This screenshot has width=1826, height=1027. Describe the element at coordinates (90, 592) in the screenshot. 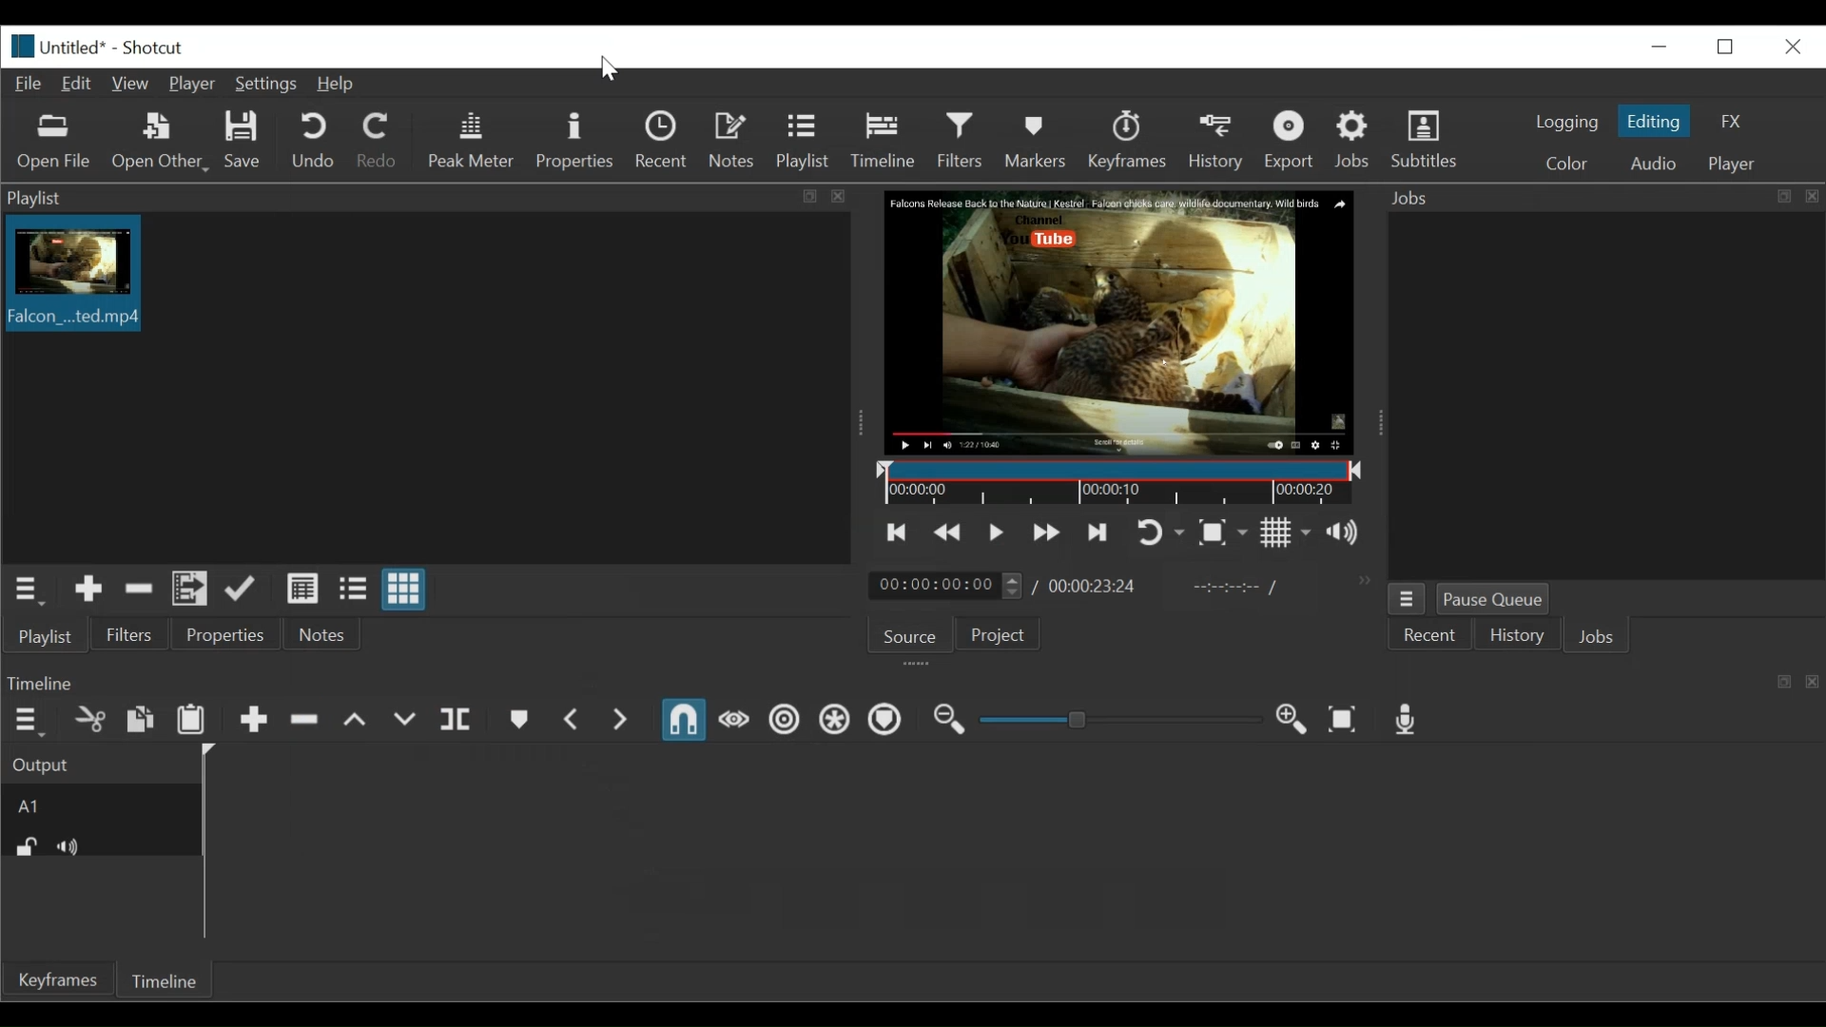

I see `Add the source to the playlist` at that location.